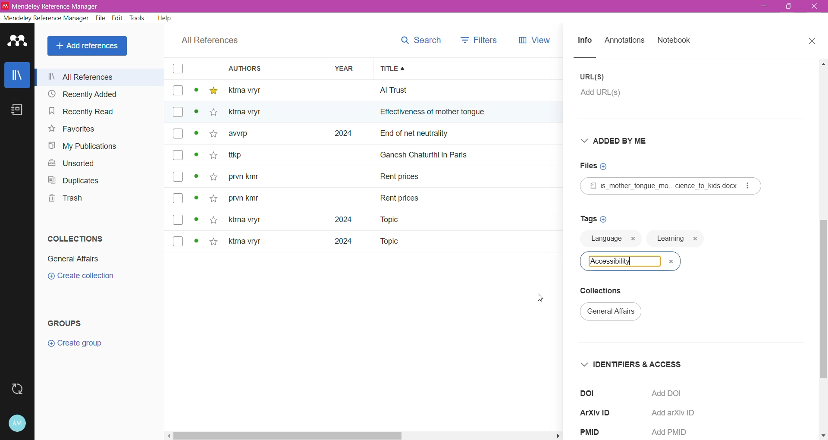  Describe the element at coordinates (598, 166) in the screenshot. I see `Click to add Files` at that location.